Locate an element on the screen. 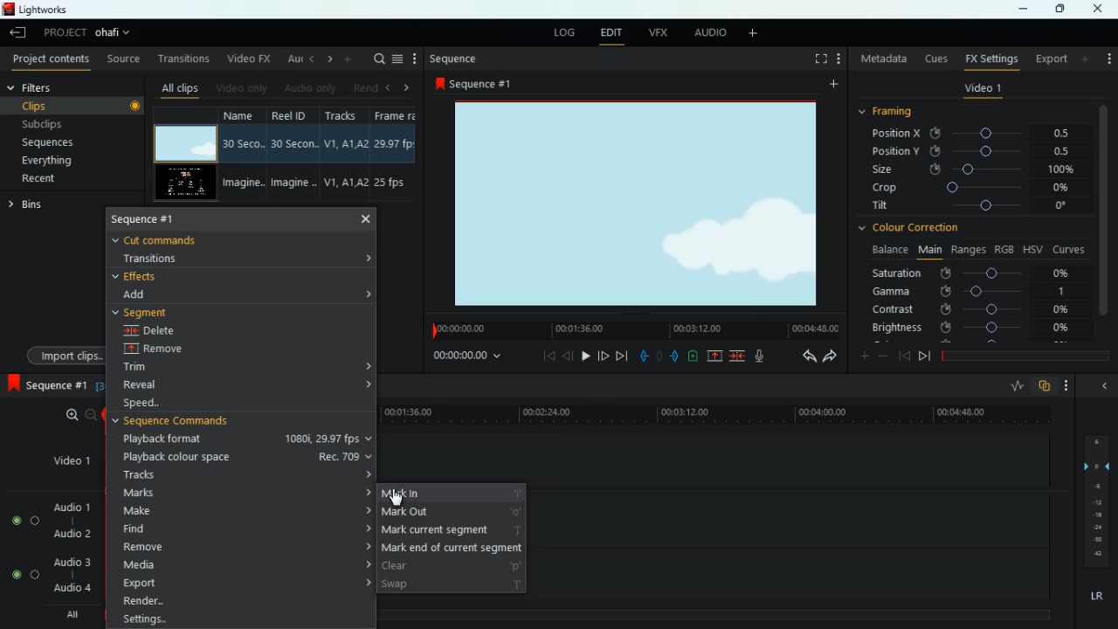 The image size is (1118, 629).  is located at coordinates (135, 107).